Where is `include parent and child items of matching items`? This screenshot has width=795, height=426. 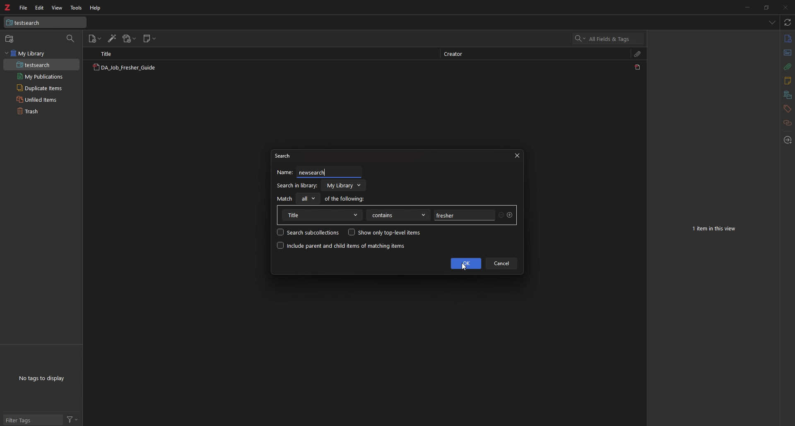 include parent and child items of matching items is located at coordinates (341, 246).